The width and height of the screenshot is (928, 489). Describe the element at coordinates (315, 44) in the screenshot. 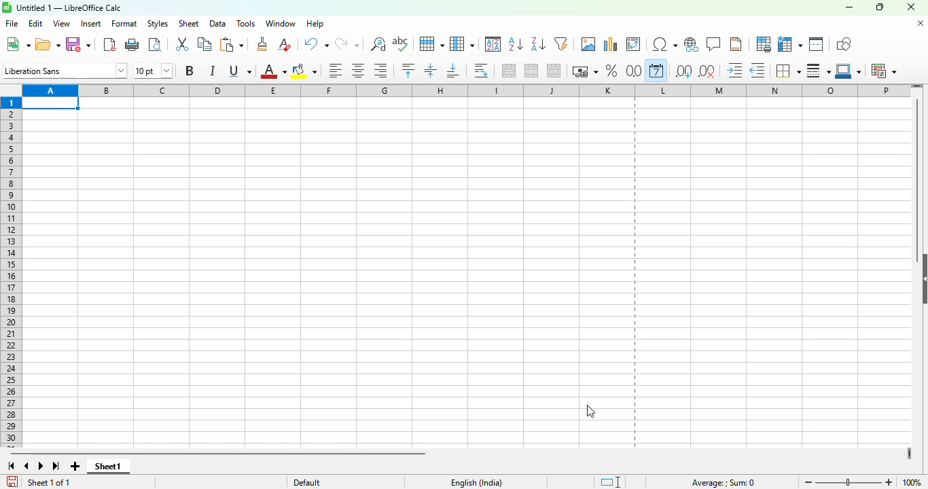

I see `undo` at that location.